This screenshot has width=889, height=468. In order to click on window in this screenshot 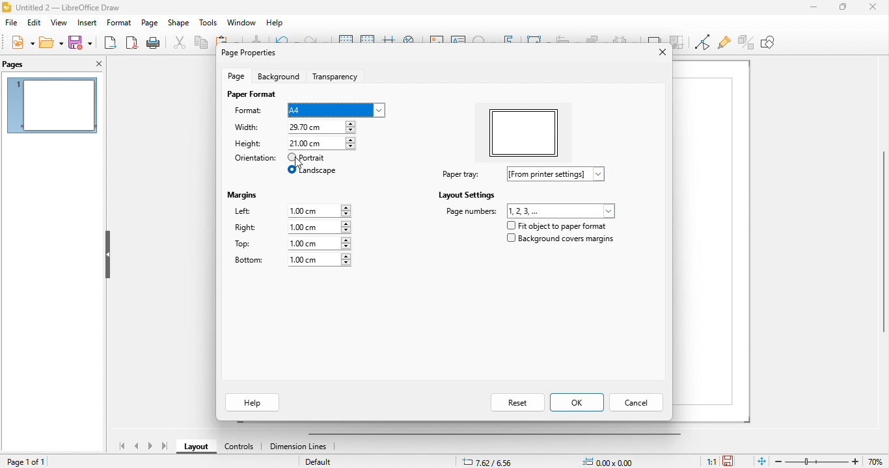, I will do `click(242, 23)`.